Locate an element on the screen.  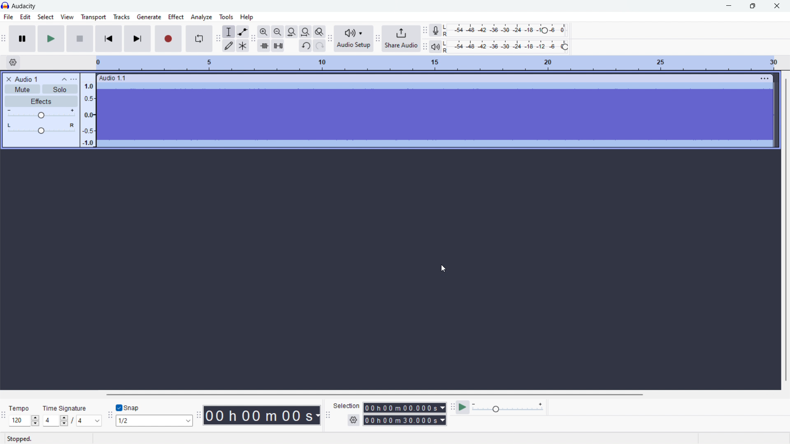
file is located at coordinates (8, 17).